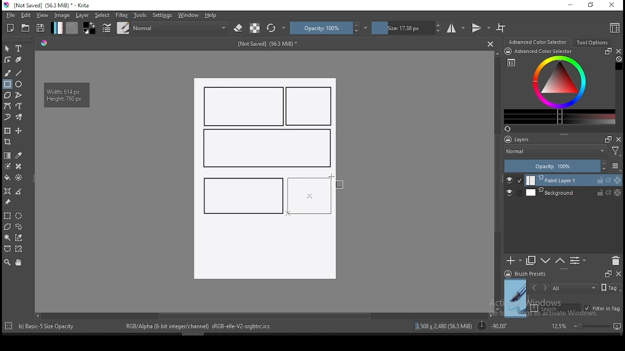 This screenshot has height=351, width=625. Describe the element at coordinates (574, 288) in the screenshot. I see `tags` at that location.